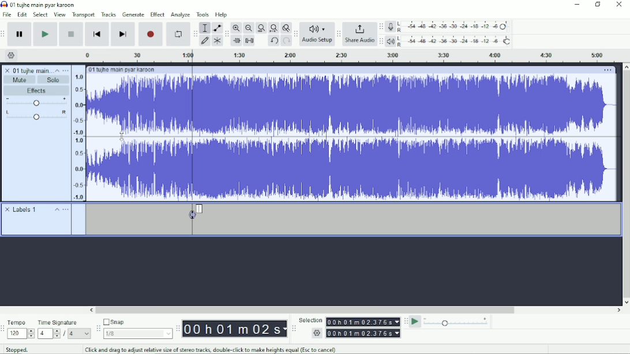  I want to click on Skip to end, so click(123, 34).